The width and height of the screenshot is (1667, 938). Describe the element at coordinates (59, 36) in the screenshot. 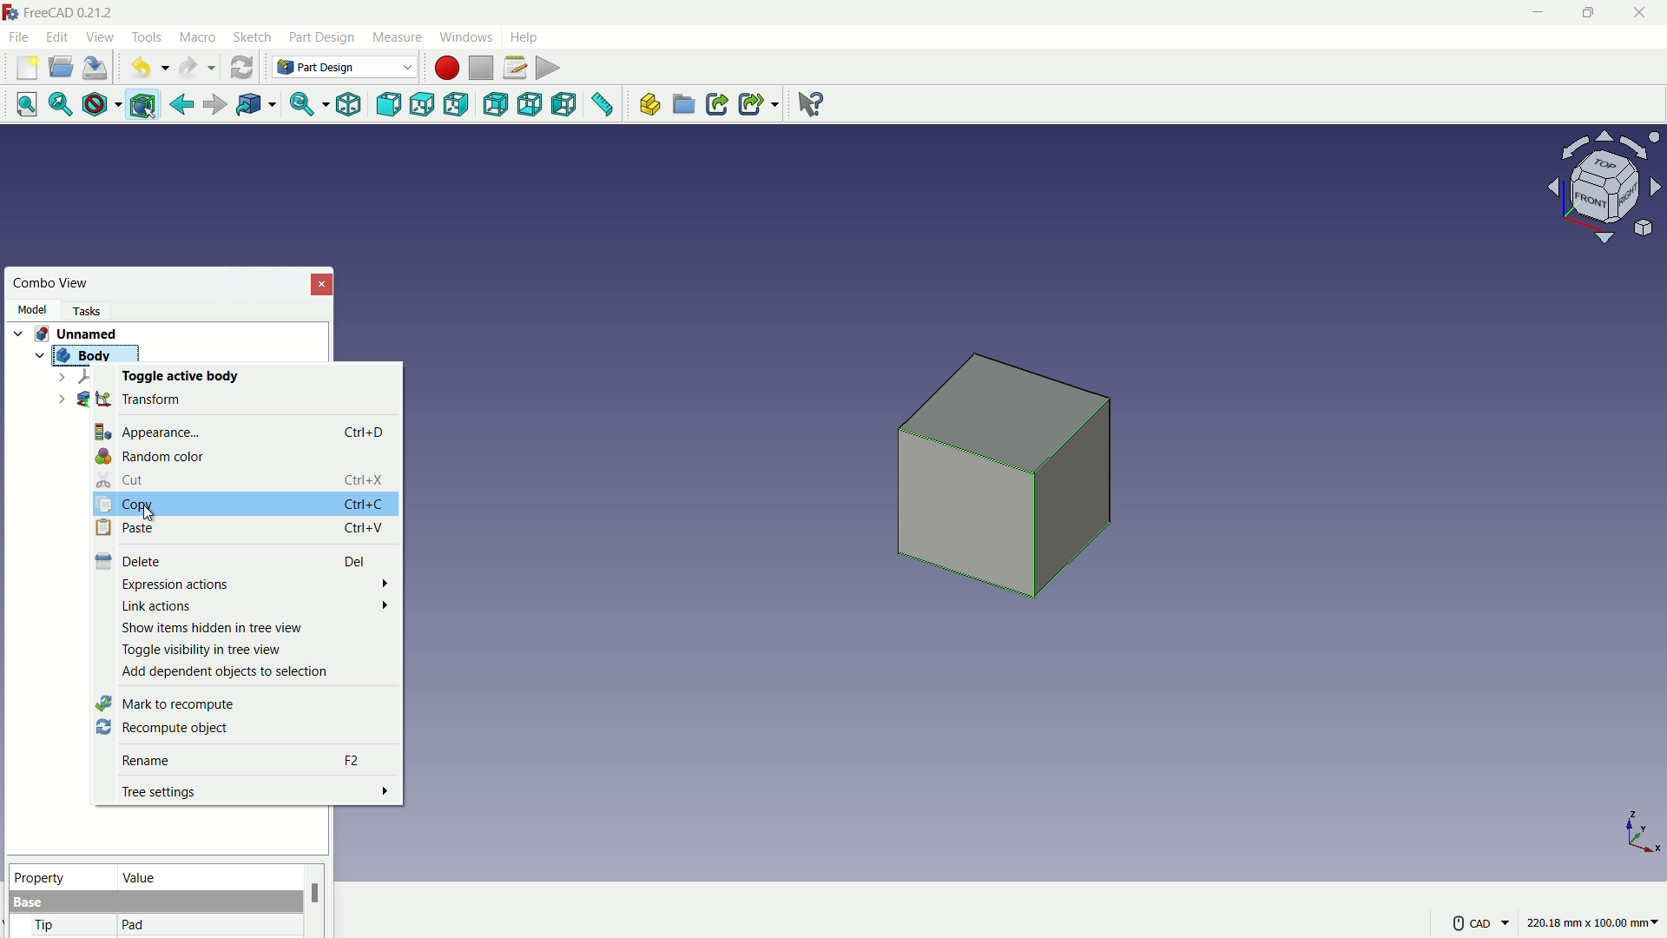

I see `edit` at that location.